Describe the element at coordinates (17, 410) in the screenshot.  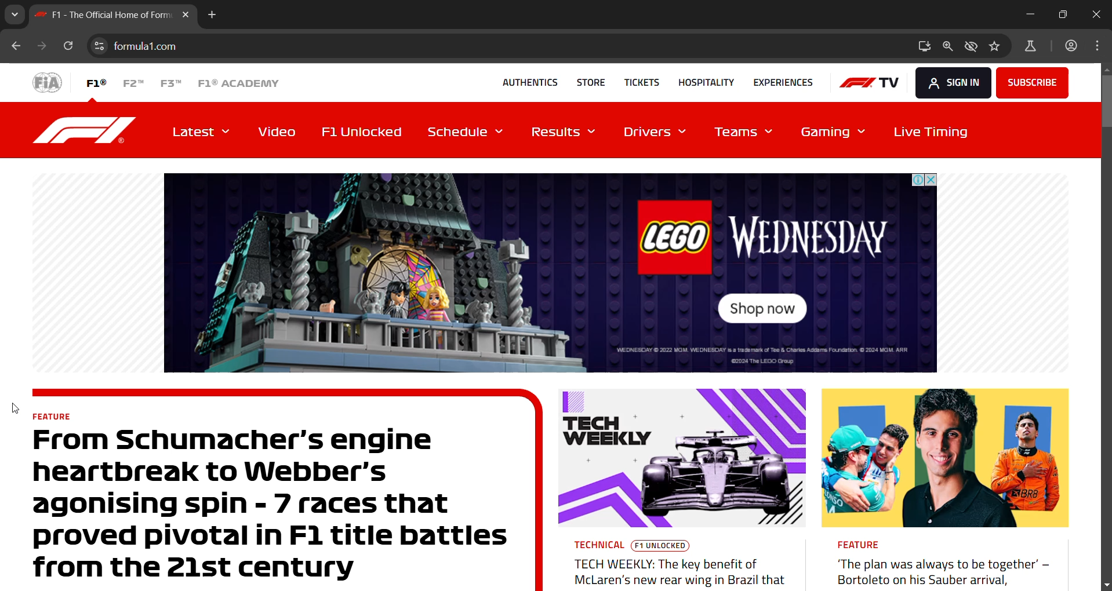
I see `cursor` at that location.